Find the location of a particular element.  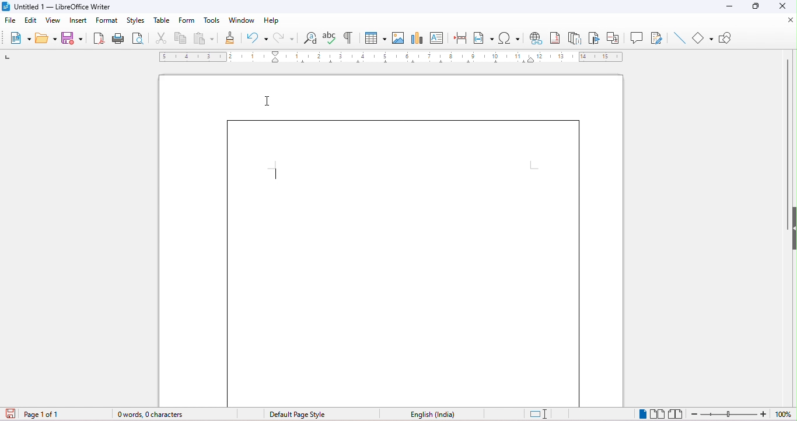

check spelling is located at coordinates (327, 36).